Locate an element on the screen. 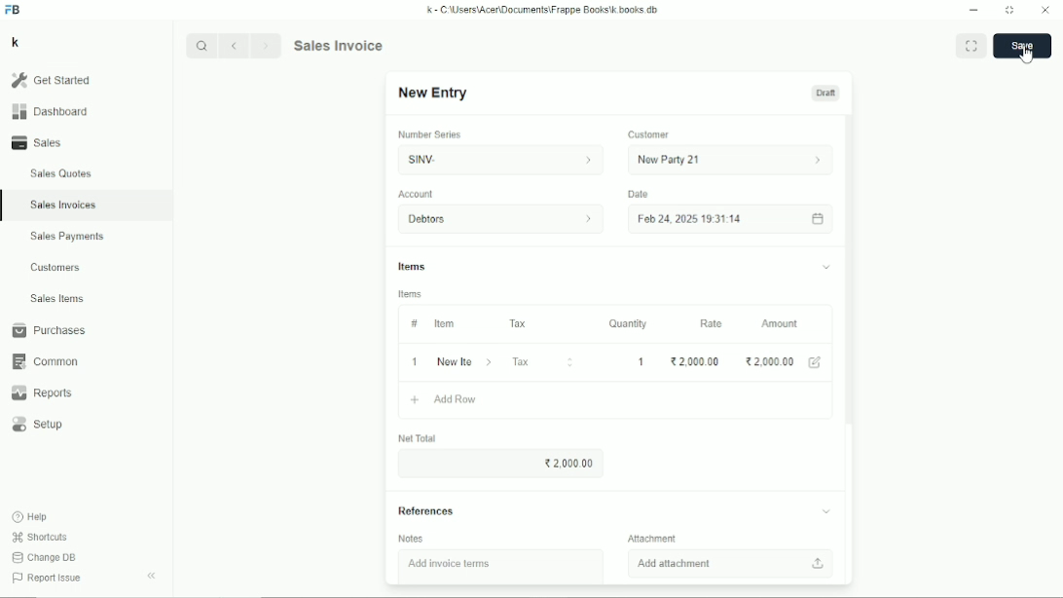 This screenshot has width=1063, height=598. Dashboard is located at coordinates (50, 111).